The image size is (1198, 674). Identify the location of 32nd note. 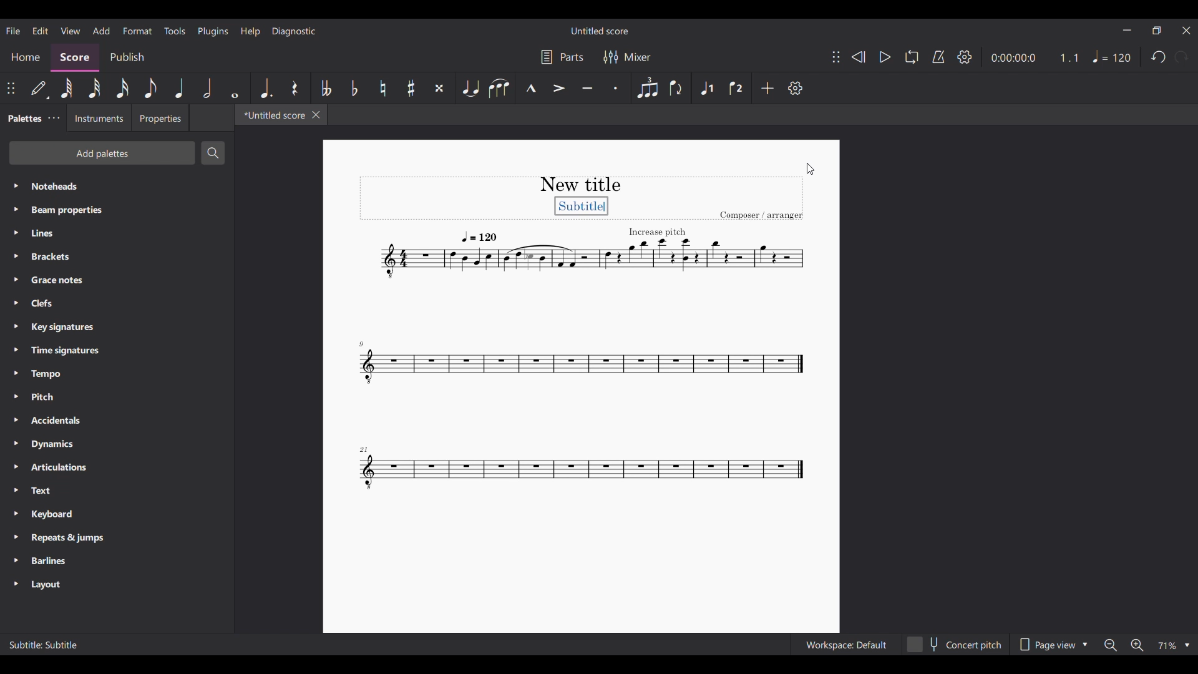
(95, 89).